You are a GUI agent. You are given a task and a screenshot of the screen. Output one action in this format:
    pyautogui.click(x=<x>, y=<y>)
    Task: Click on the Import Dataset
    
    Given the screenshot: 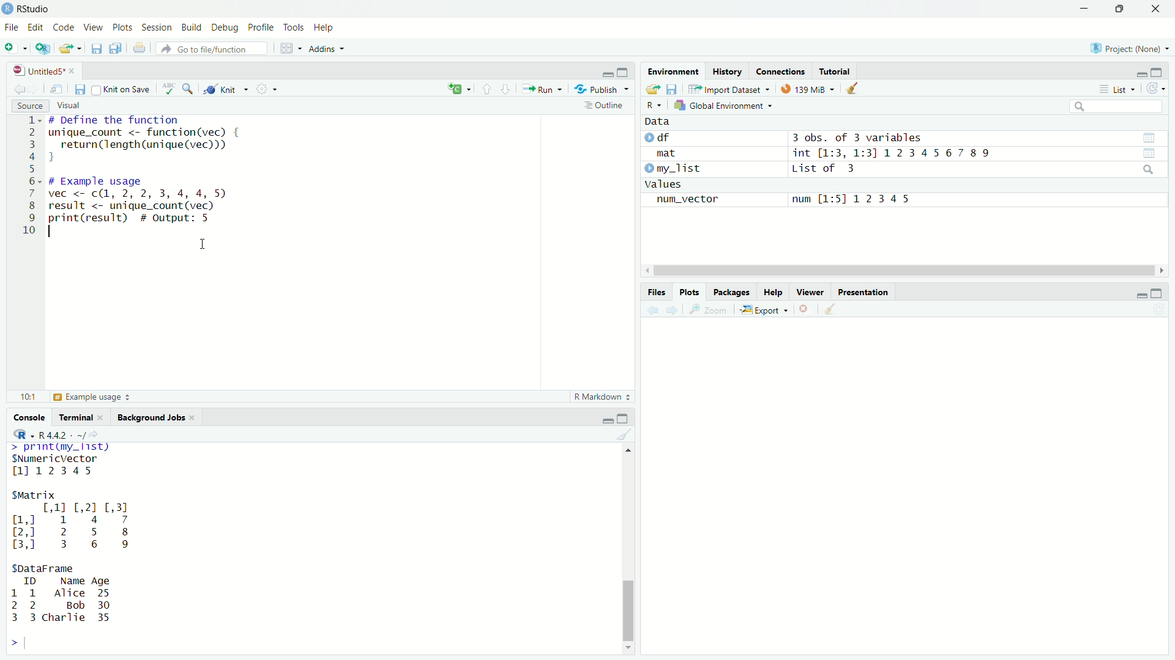 What is the action you would take?
    pyautogui.click(x=728, y=89)
    